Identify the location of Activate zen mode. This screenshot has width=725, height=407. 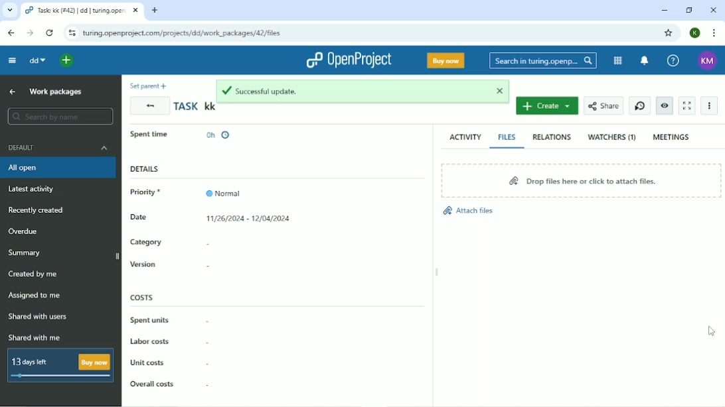
(688, 106).